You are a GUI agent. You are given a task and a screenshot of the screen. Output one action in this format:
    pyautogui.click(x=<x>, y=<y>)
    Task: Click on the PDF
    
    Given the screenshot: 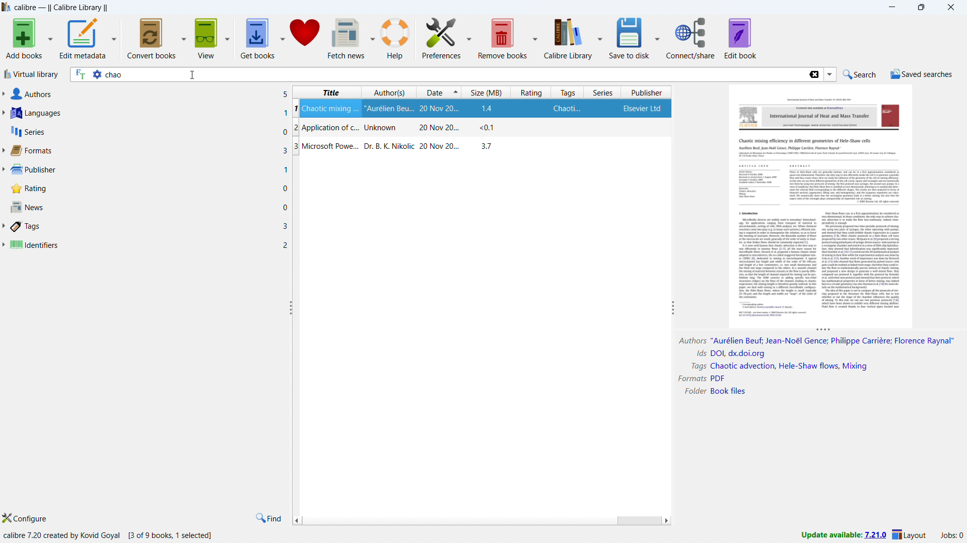 What is the action you would take?
    pyautogui.click(x=724, y=378)
    